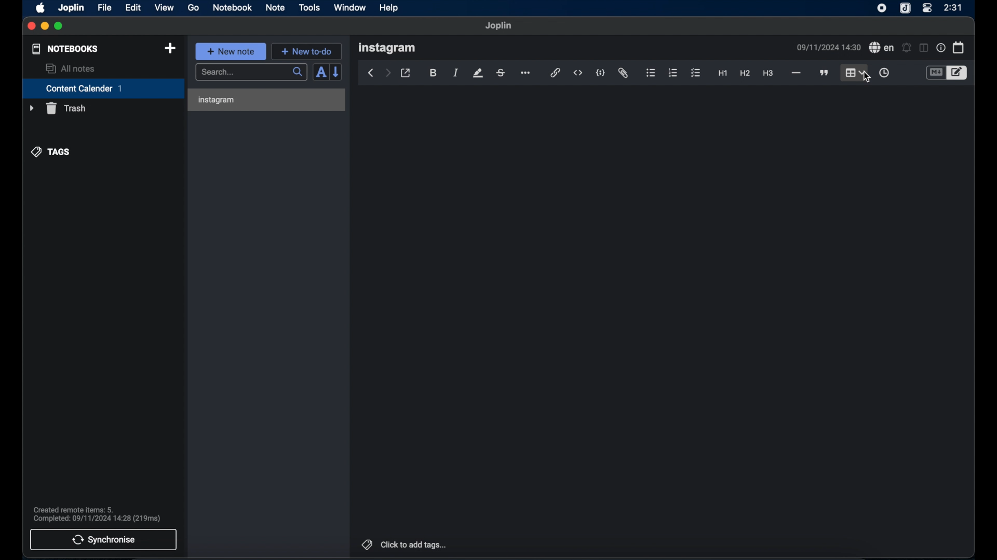 The width and height of the screenshot is (997, 560). I want to click on new notebook, so click(171, 49).